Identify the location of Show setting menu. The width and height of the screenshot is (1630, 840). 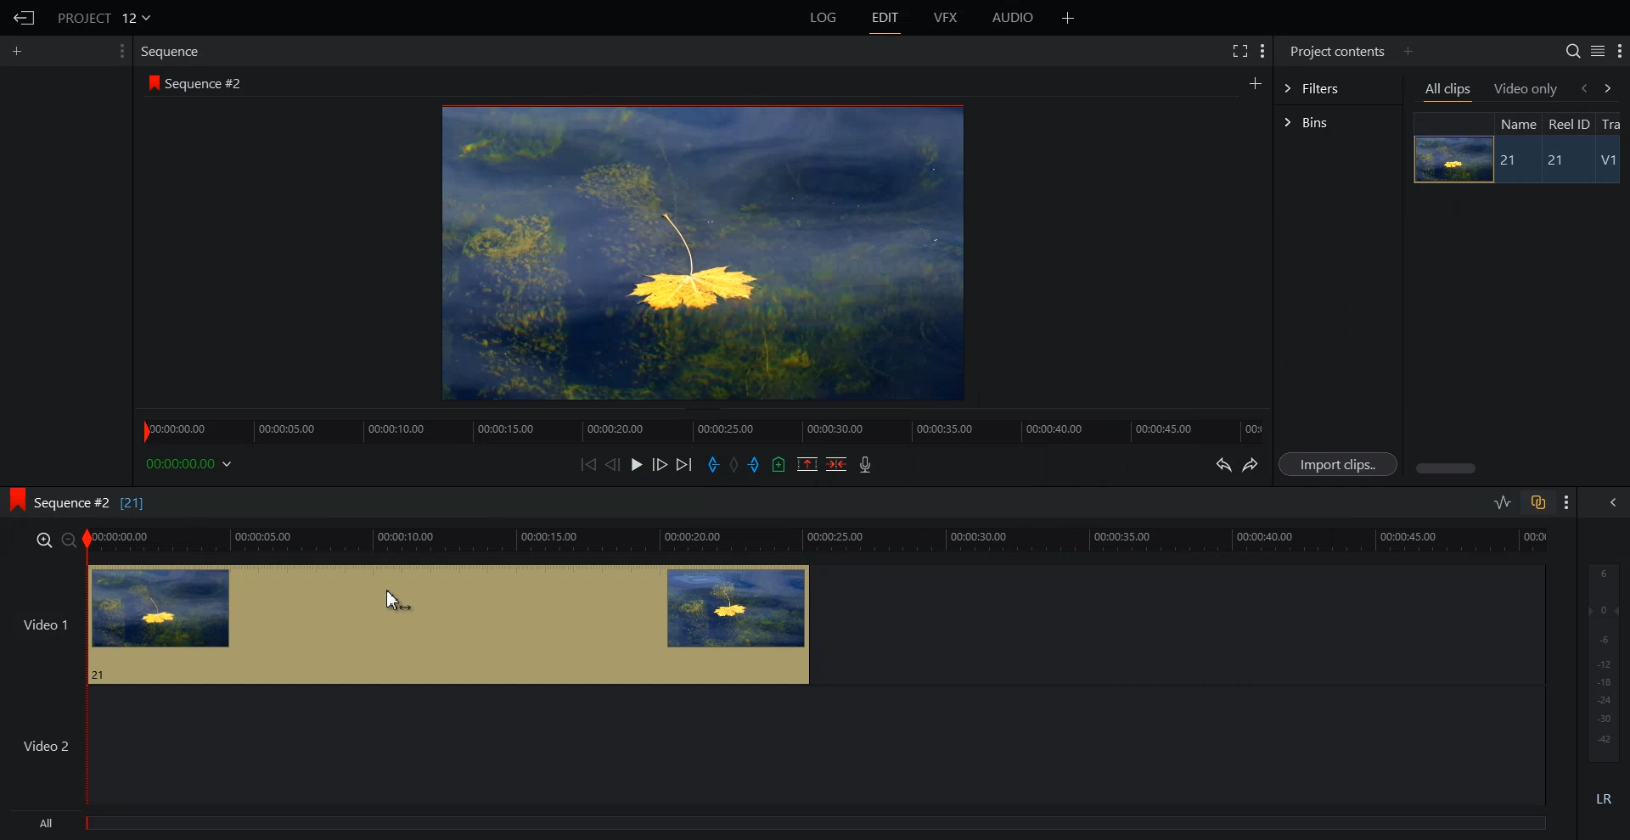
(1567, 502).